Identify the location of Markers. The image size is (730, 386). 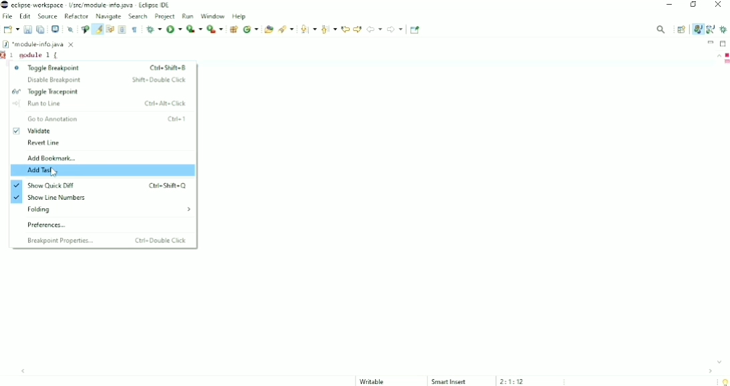
(726, 63).